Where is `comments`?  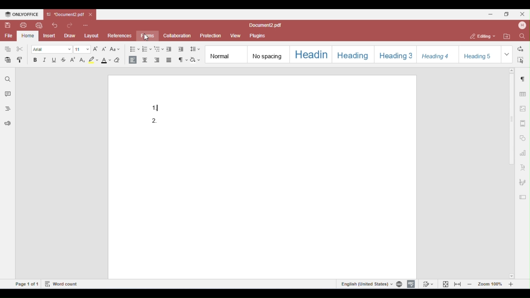
comments is located at coordinates (7, 95).